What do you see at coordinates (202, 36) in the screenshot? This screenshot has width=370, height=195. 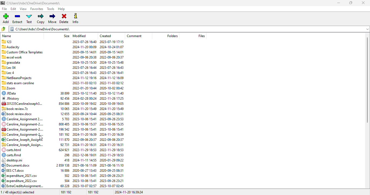 I see `files` at bounding box center [202, 36].